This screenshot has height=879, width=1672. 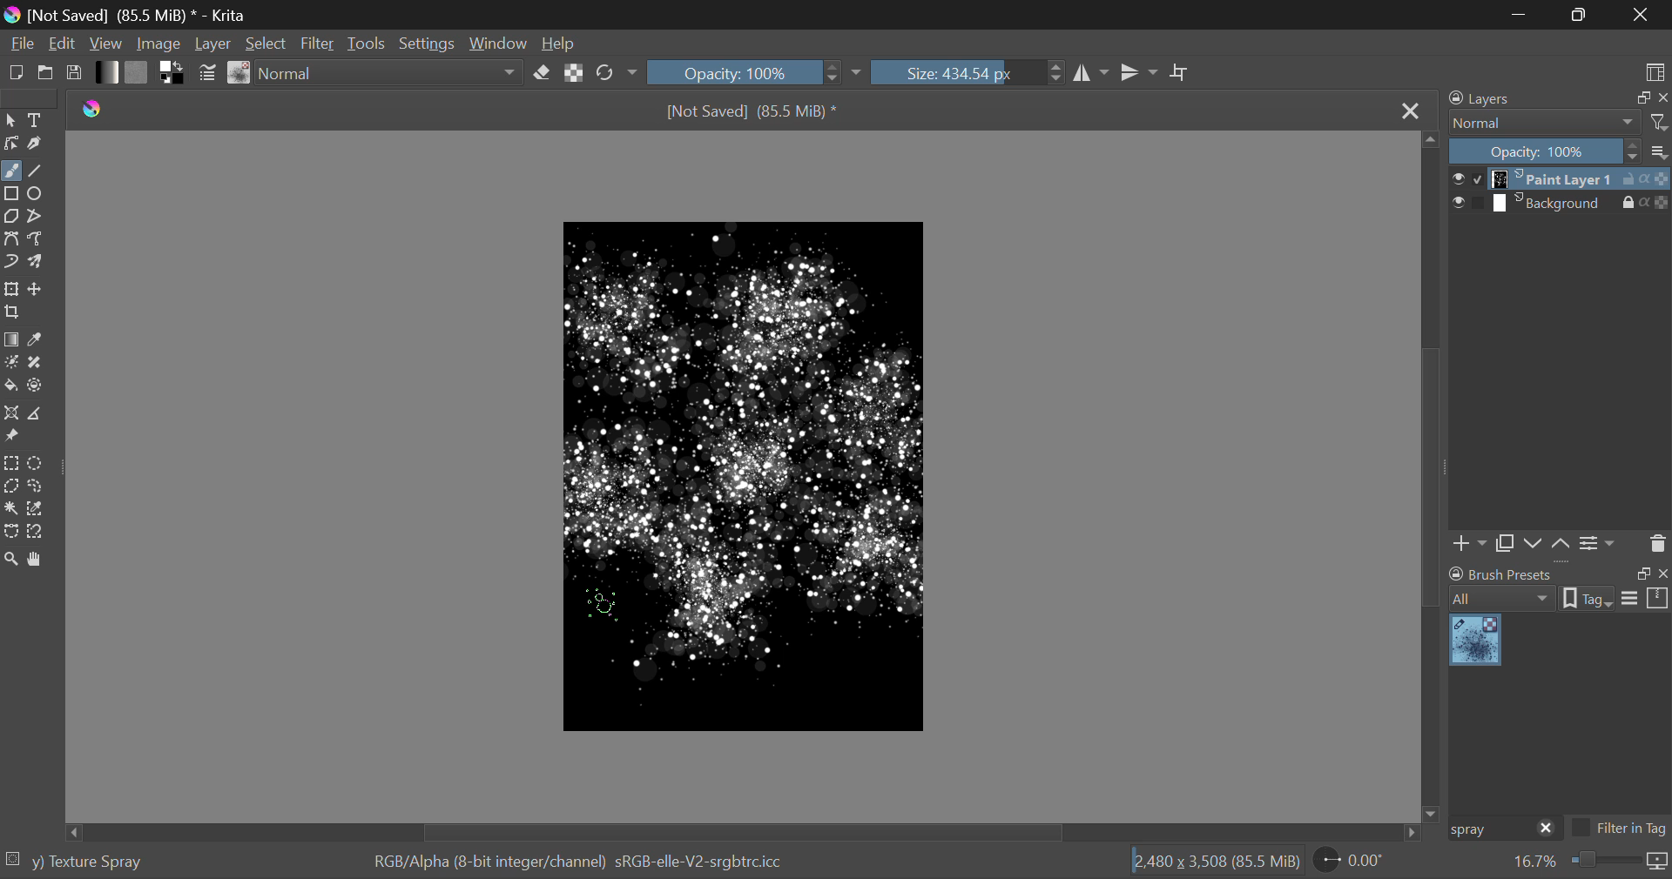 I want to click on actions, so click(x=1646, y=202).